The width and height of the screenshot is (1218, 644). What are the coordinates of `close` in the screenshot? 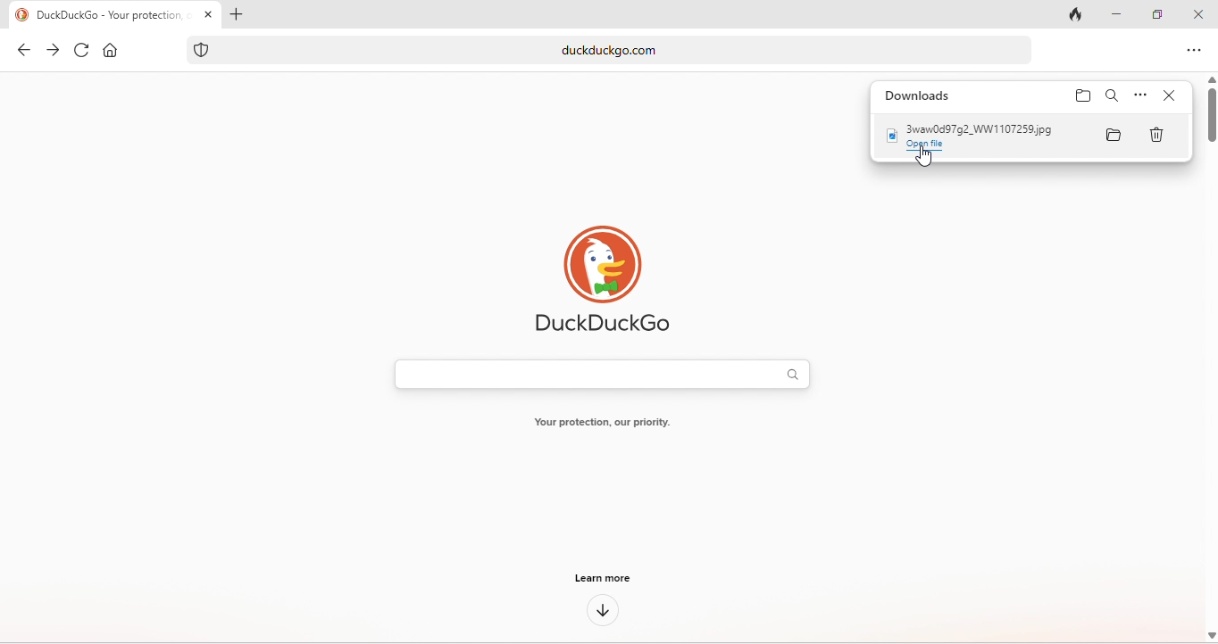 It's located at (1199, 12).